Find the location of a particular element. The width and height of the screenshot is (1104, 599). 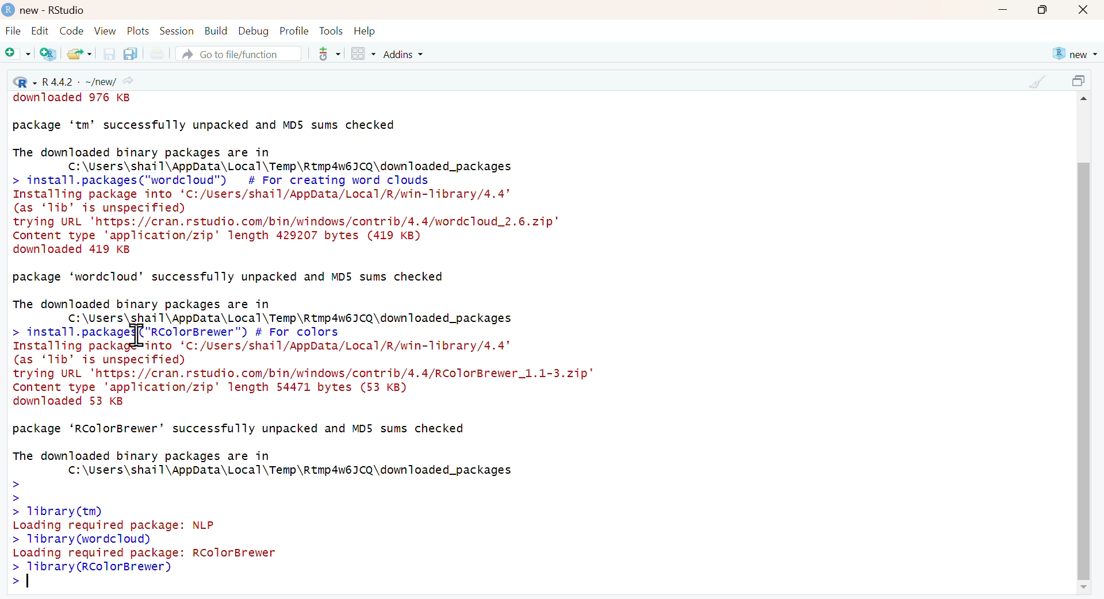

Print is located at coordinates (160, 53).